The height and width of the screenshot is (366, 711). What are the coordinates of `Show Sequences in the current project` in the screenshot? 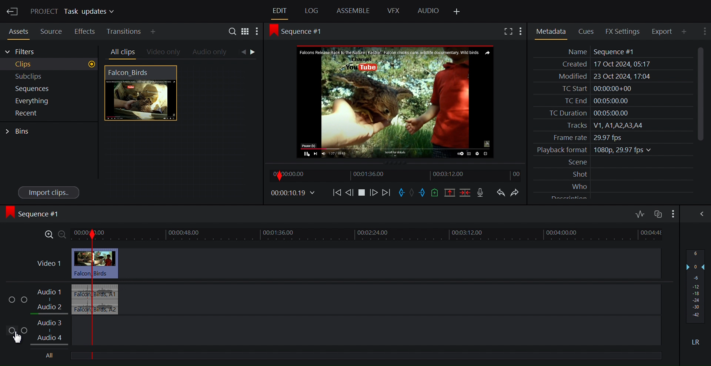 It's located at (49, 89).